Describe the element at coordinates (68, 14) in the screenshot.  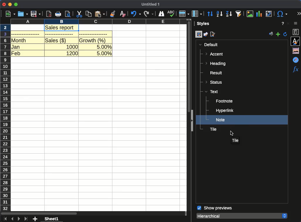
I see `print preview` at that location.